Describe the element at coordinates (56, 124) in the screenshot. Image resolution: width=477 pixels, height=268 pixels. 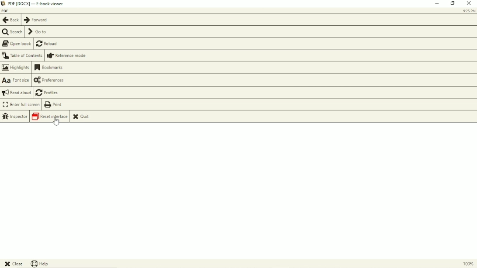
I see `Cursor` at that location.